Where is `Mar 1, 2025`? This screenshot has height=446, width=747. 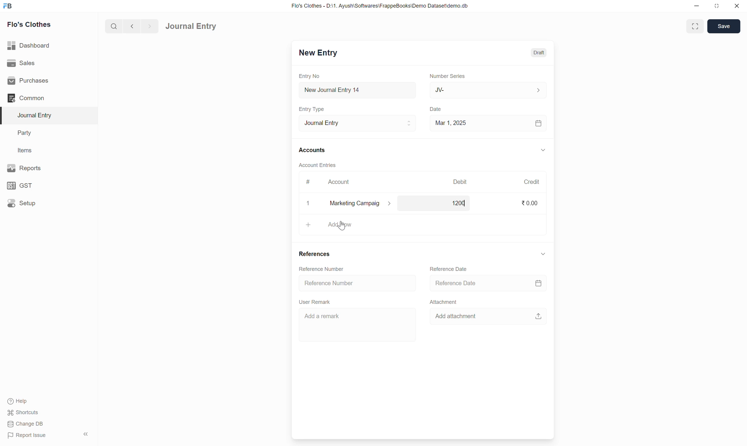
Mar 1, 2025 is located at coordinates (451, 123).